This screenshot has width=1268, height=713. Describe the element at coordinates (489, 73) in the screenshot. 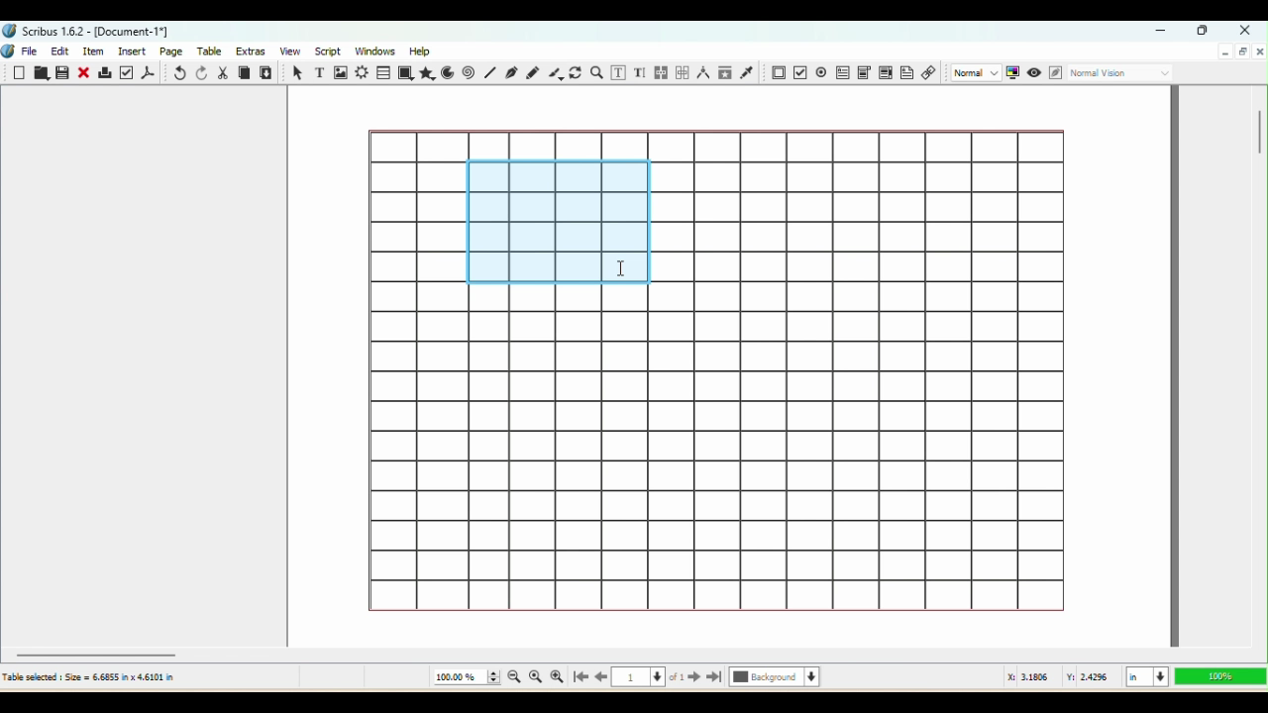

I see `Line` at that location.